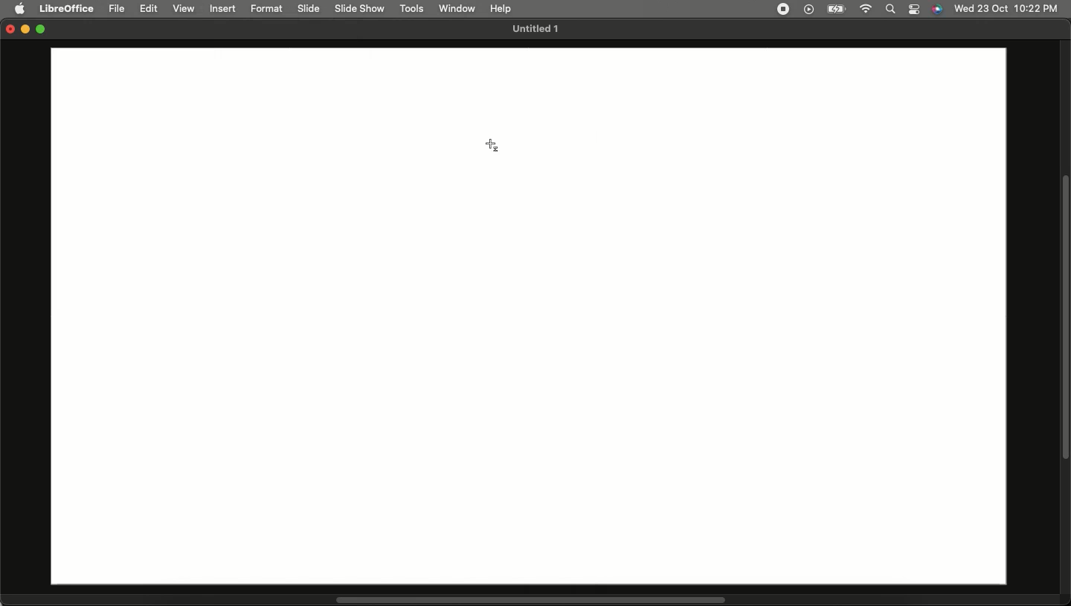 This screenshot has height=606, width=1071. I want to click on Minimize, so click(26, 30).